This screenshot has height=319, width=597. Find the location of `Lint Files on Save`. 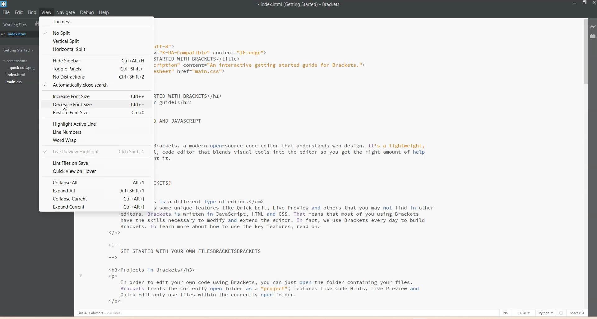

Lint Files on Save is located at coordinates (97, 163).